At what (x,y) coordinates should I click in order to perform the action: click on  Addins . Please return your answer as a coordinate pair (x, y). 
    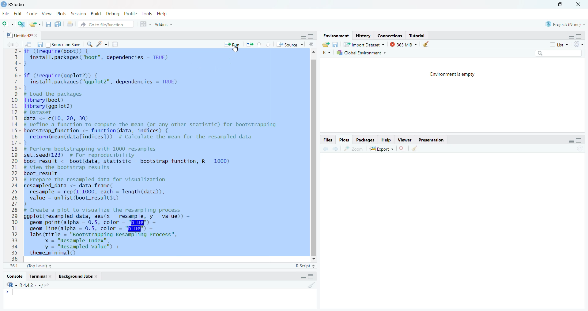
    Looking at the image, I should click on (164, 24).